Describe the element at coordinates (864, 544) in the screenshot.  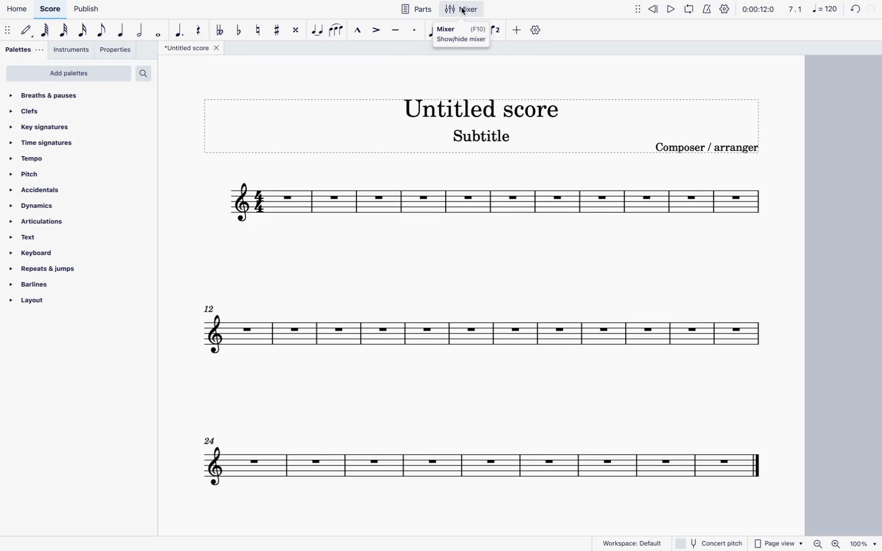
I see `zoom percentage` at that location.